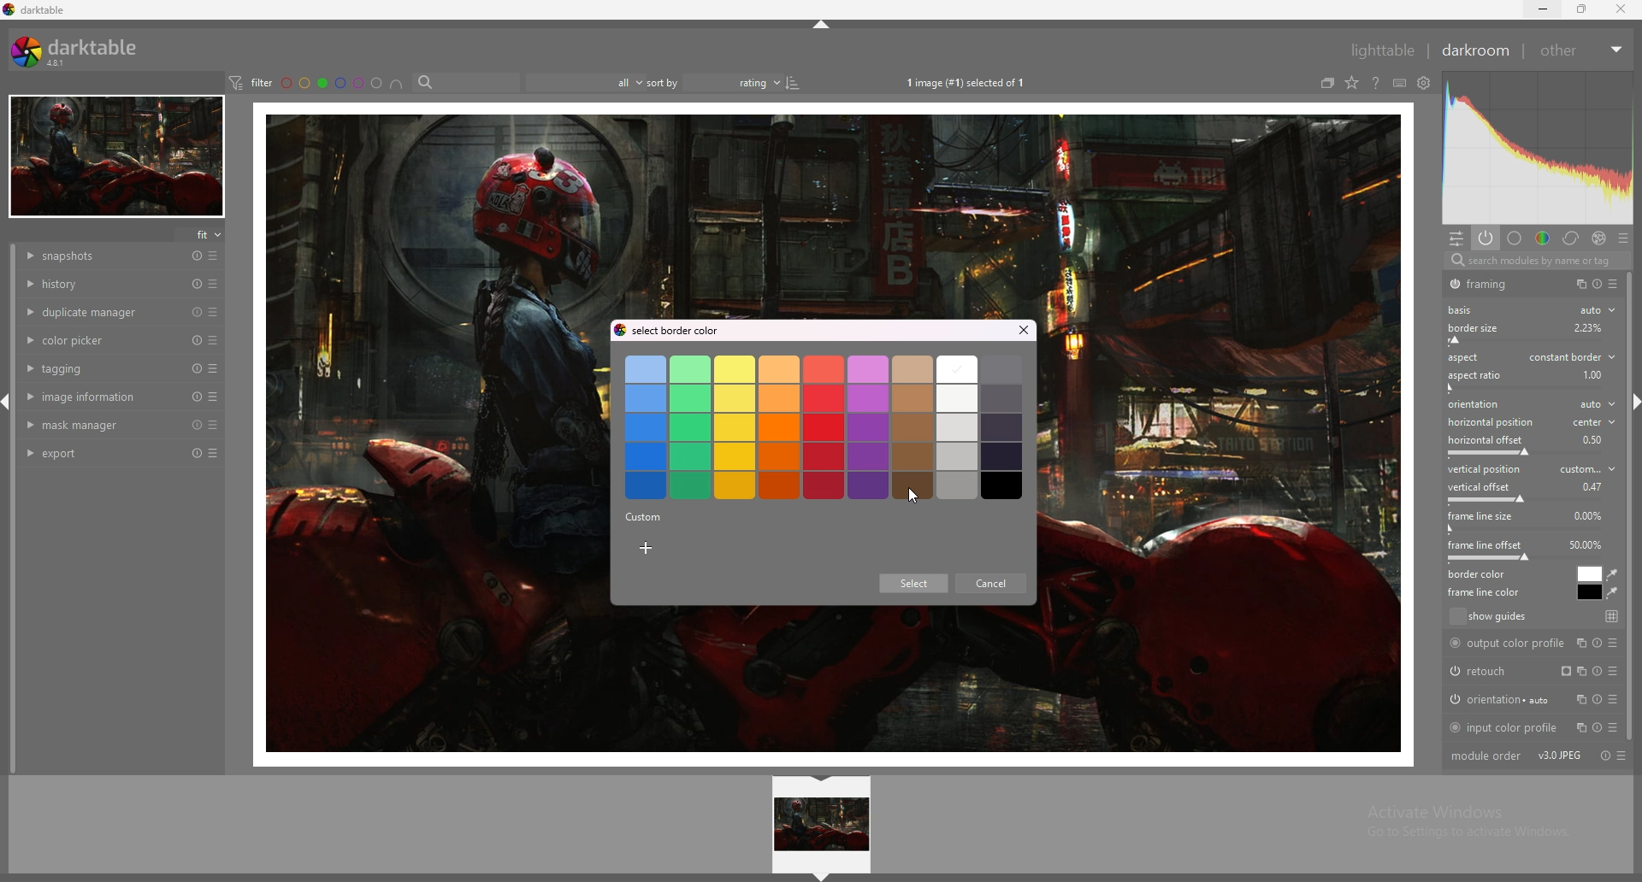  I want to click on history, so click(101, 283).